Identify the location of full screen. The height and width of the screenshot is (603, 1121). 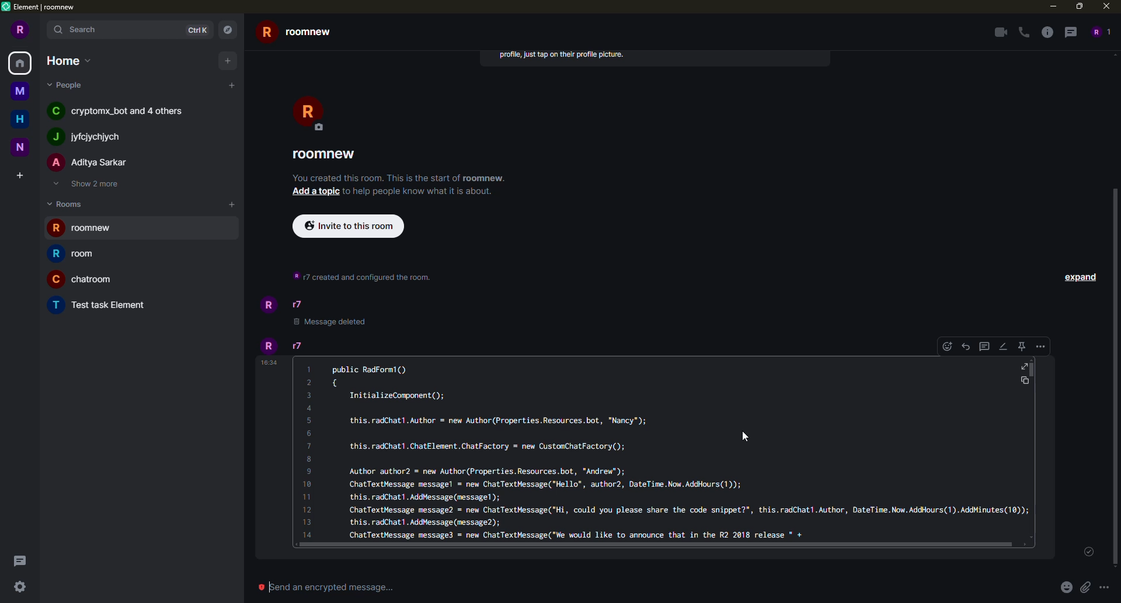
(1025, 366).